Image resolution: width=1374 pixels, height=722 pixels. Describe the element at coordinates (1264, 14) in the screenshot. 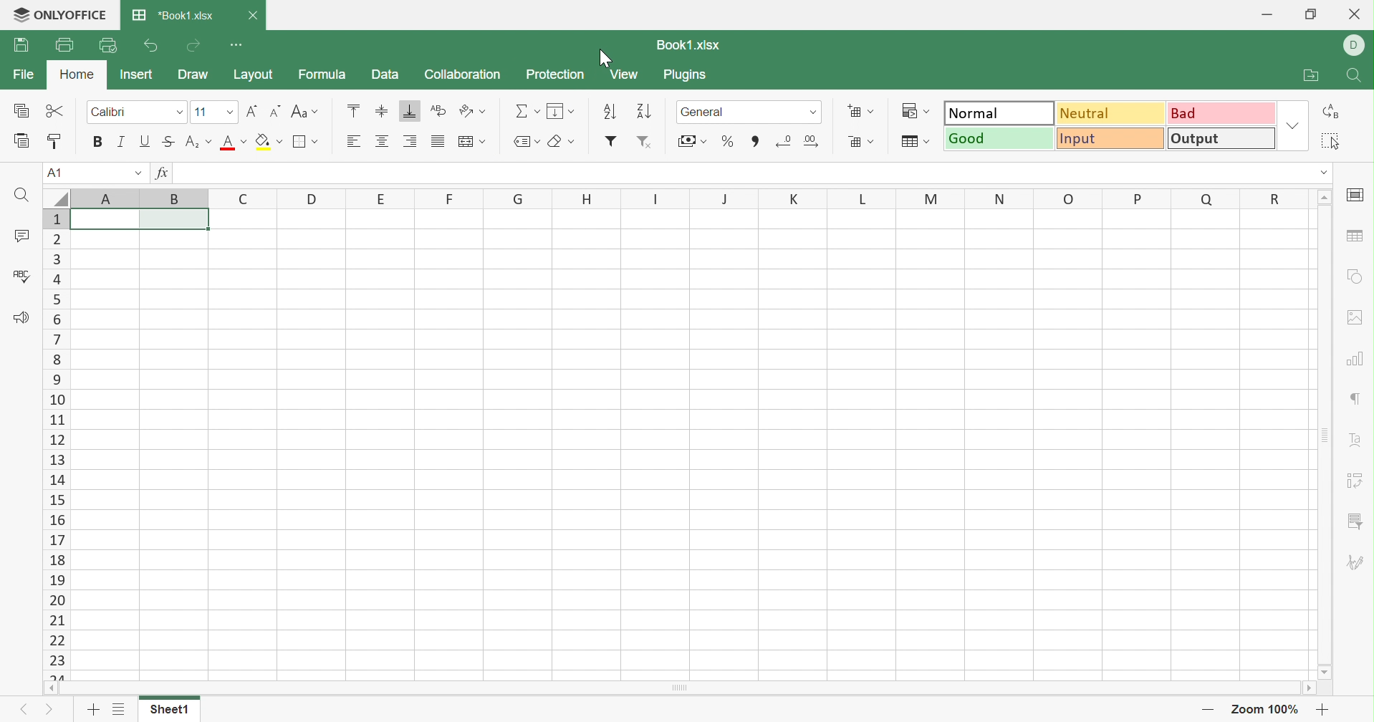

I see `Minimize` at that location.